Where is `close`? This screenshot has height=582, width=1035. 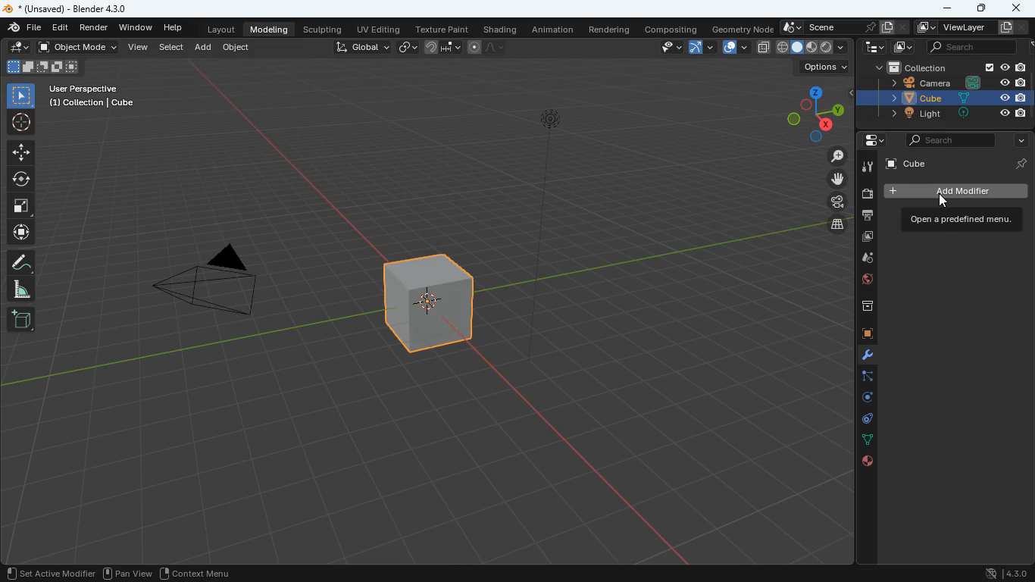
close is located at coordinates (1018, 8).